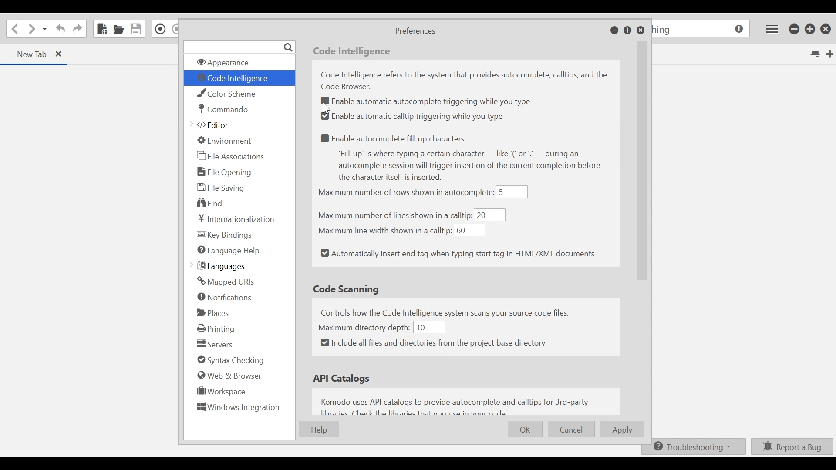 Image resolution: width=836 pixels, height=470 pixels. What do you see at coordinates (395, 215) in the screenshot?
I see `Maximum number of lines shown in a calltip:` at bounding box center [395, 215].